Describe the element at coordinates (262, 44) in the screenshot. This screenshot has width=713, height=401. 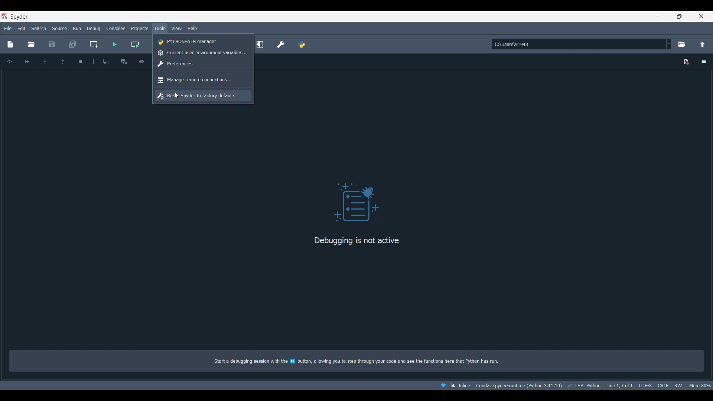
I see `Maximize current pane` at that location.